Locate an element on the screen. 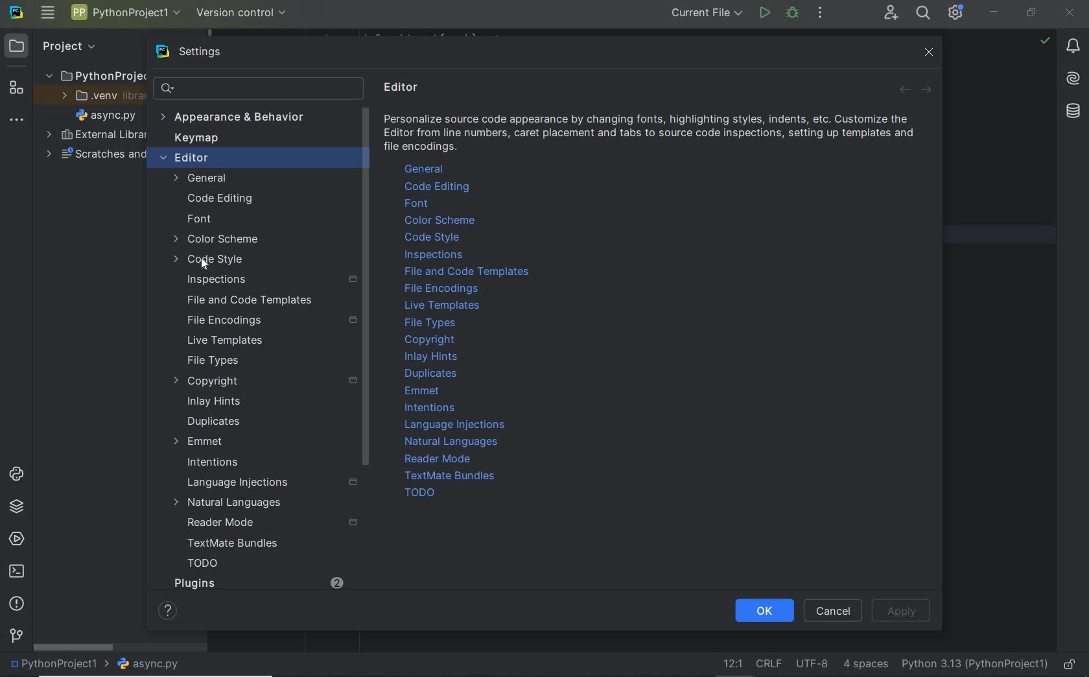 This screenshot has width=1089, height=677. color scheme is located at coordinates (439, 220).